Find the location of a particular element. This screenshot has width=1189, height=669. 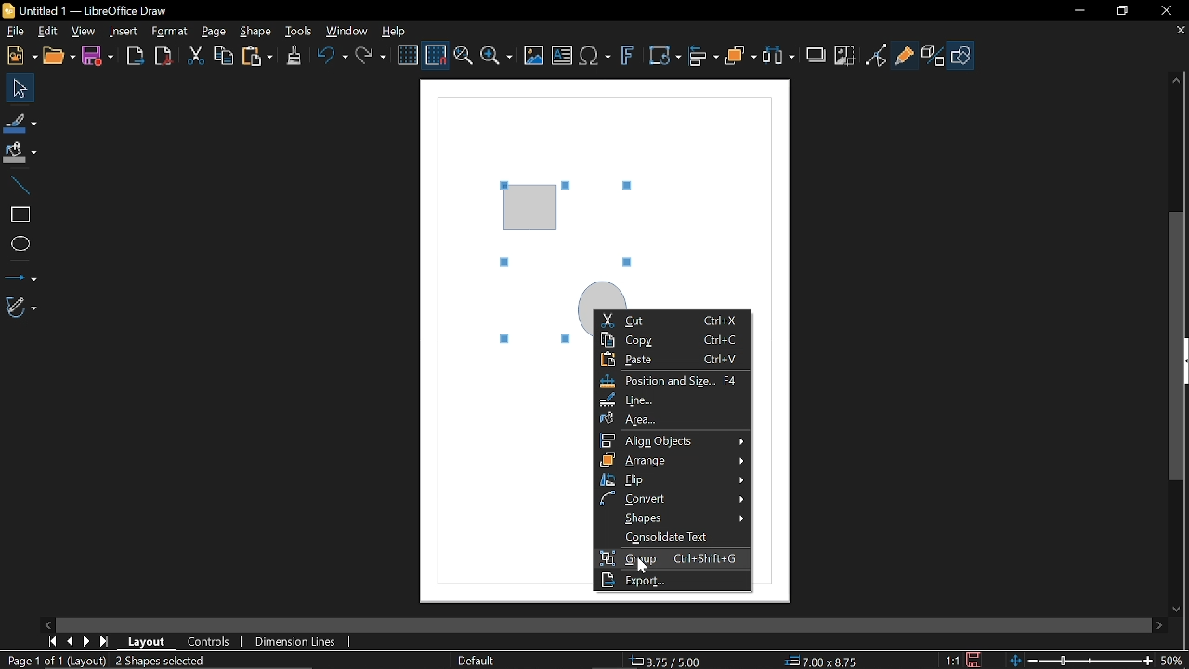

Move down is located at coordinates (1177, 610).